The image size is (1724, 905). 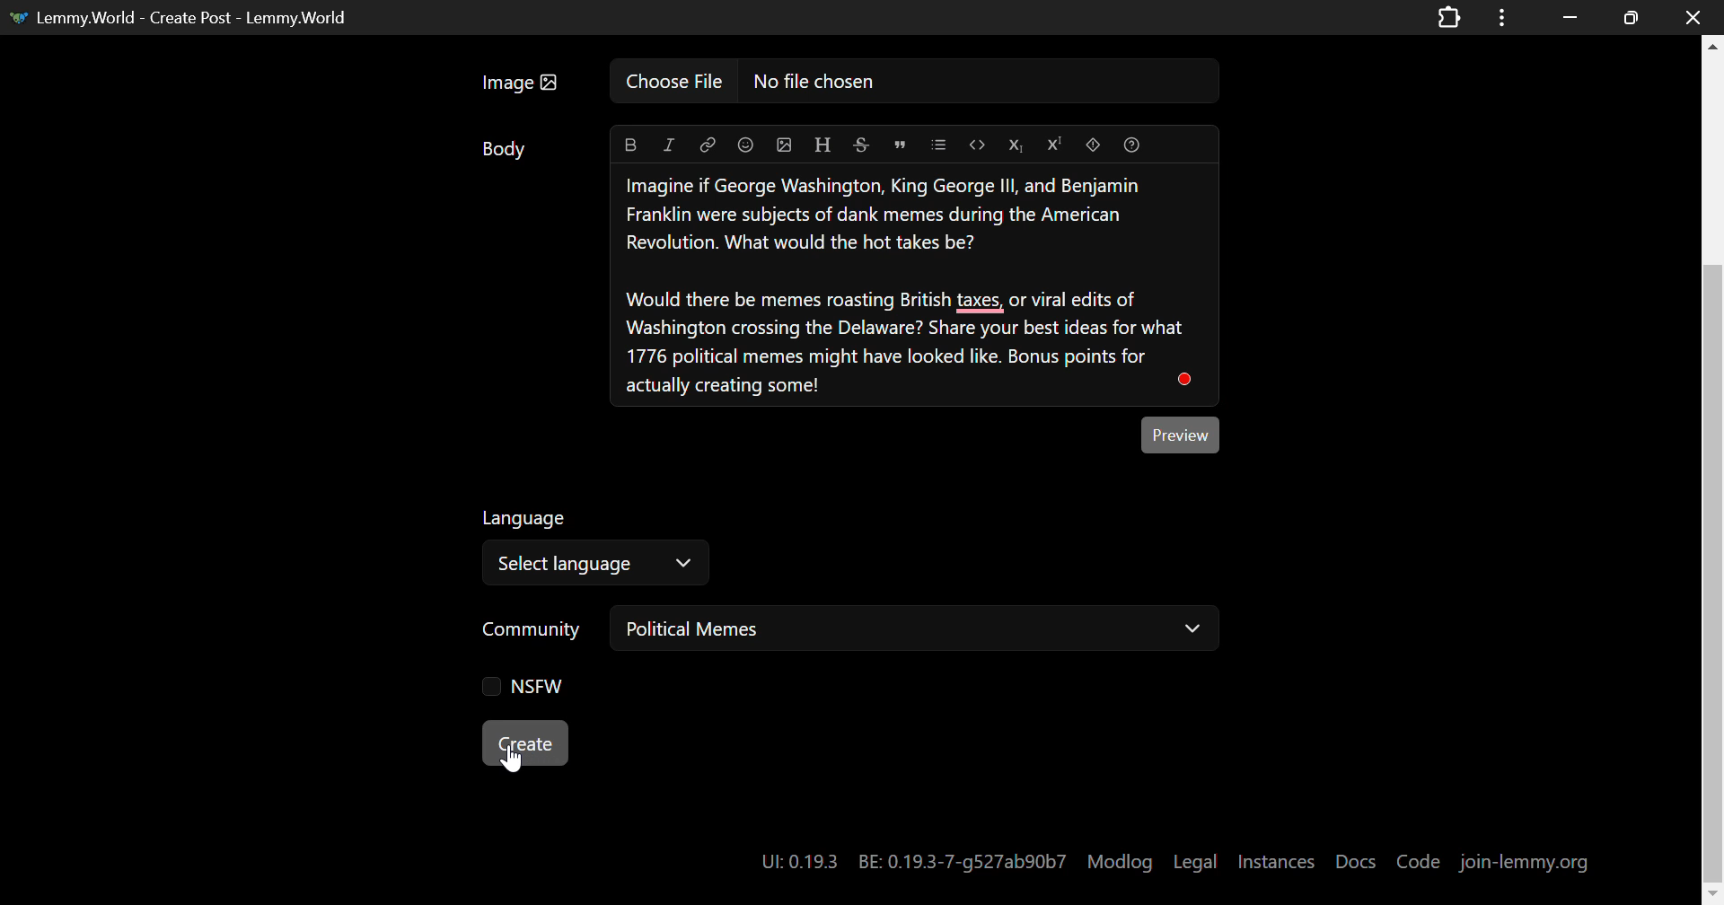 I want to click on Header, so click(x=823, y=145).